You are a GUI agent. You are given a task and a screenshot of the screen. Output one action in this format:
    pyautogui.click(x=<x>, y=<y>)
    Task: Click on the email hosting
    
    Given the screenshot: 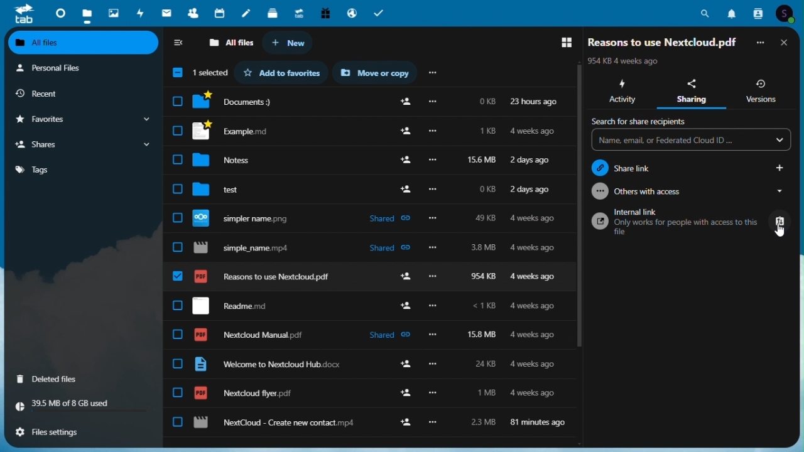 What is the action you would take?
    pyautogui.click(x=353, y=13)
    